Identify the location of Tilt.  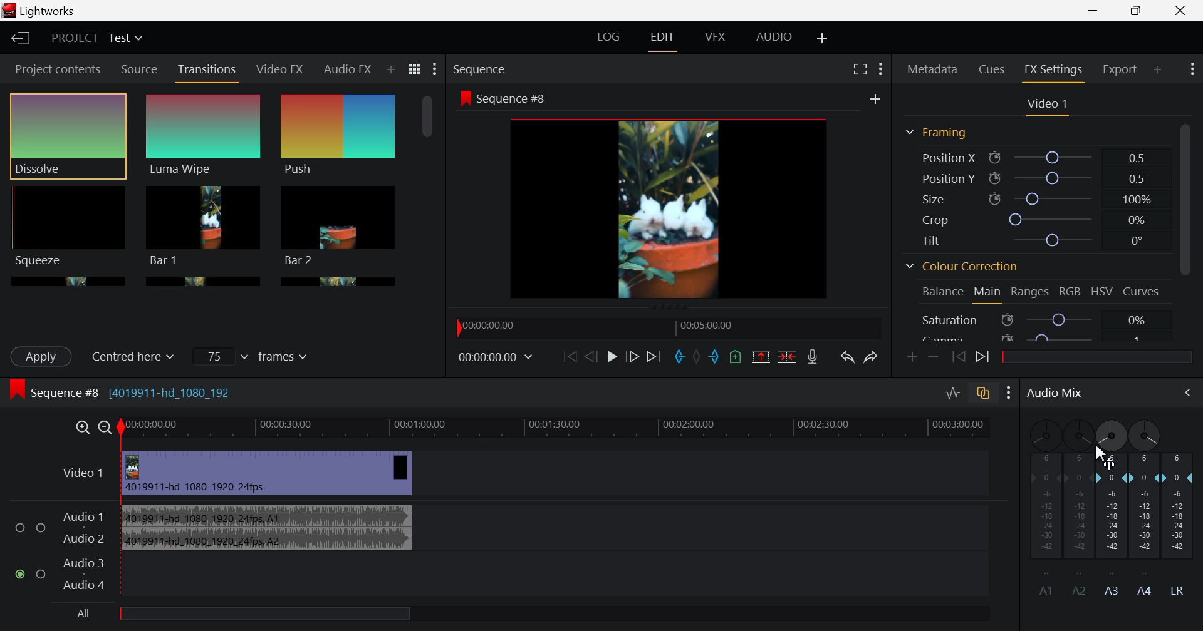
(1034, 242).